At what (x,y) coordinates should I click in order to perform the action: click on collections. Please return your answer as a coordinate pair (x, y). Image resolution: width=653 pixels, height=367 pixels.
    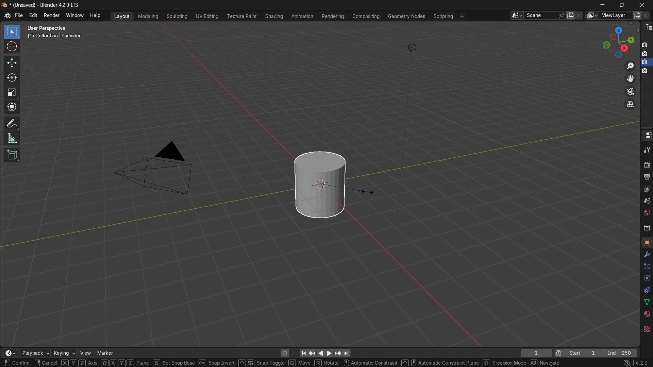
    Looking at the image, I should click on (647, 228).